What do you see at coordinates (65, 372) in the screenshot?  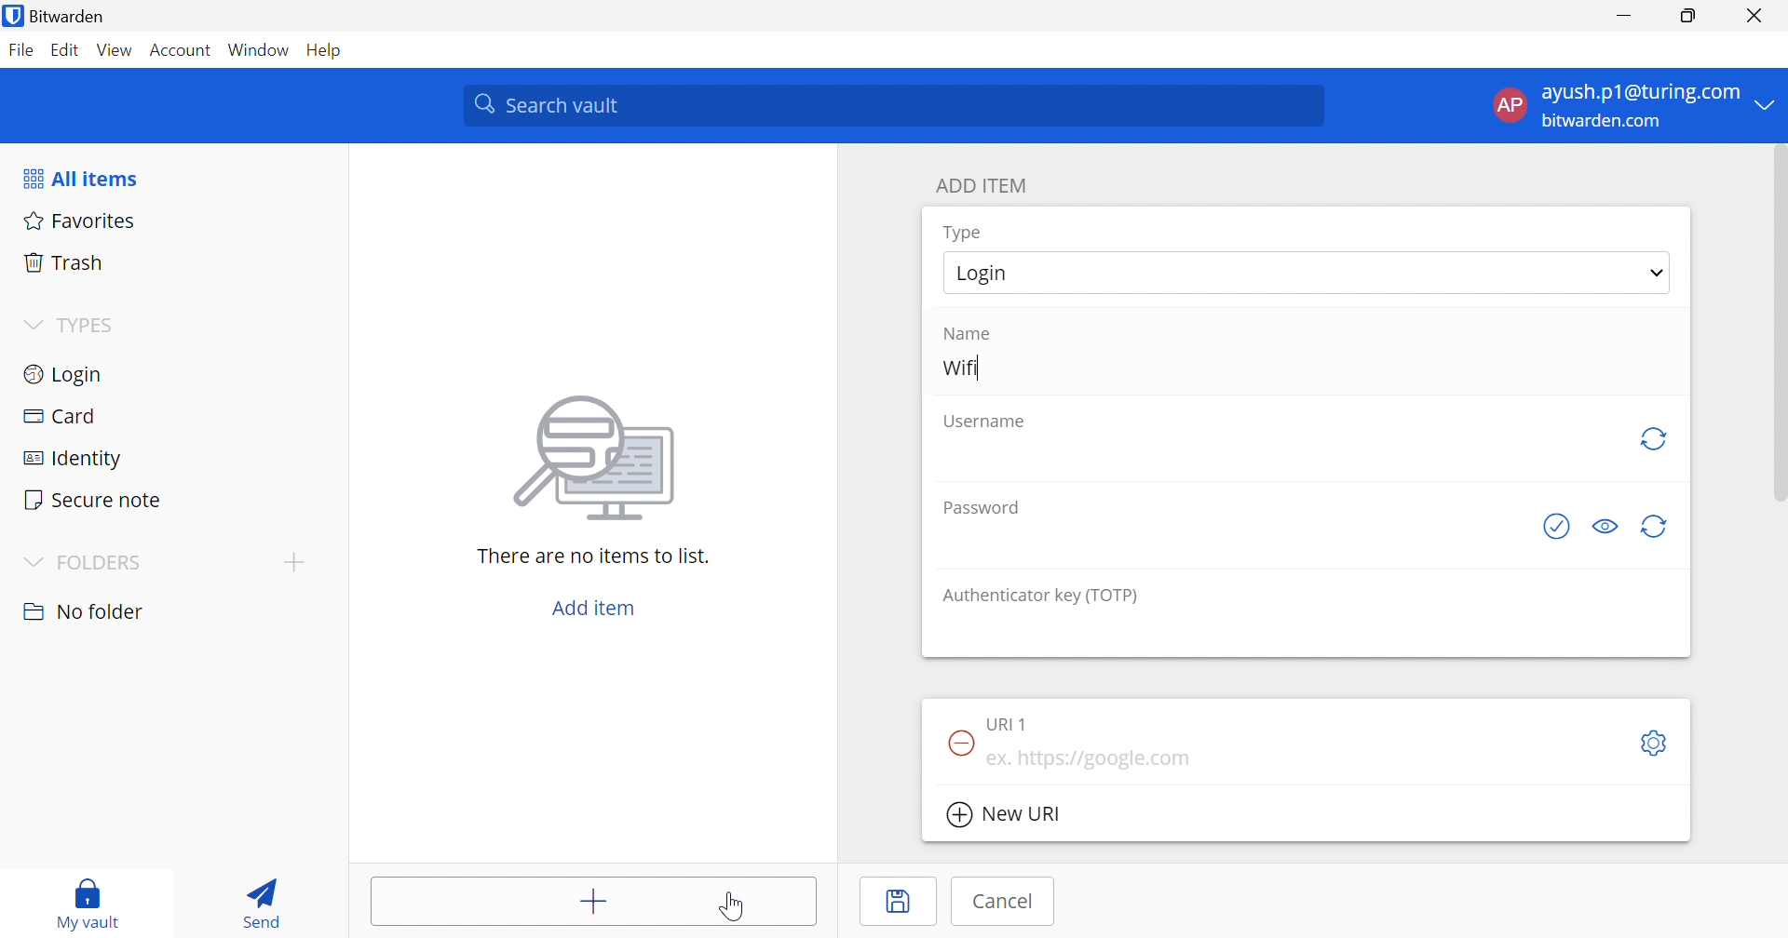 I see `Login` at bounding box center [65, 372].